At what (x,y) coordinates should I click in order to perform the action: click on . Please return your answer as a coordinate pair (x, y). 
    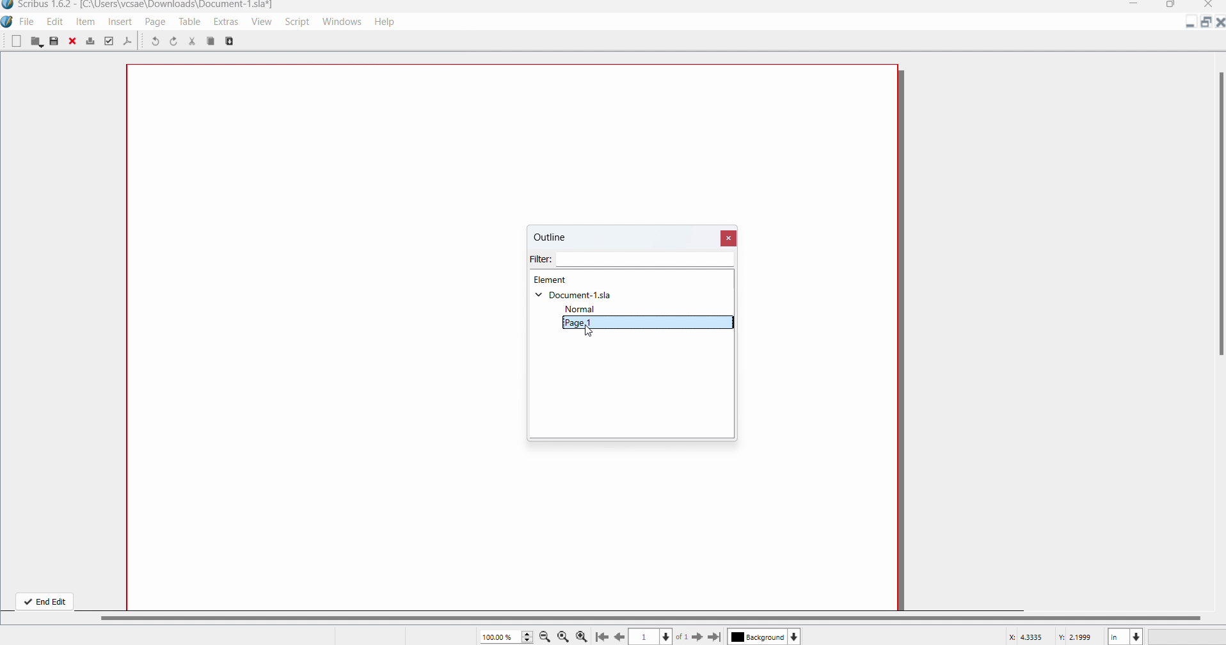
    Looking at the image, I should click on (262, 22).